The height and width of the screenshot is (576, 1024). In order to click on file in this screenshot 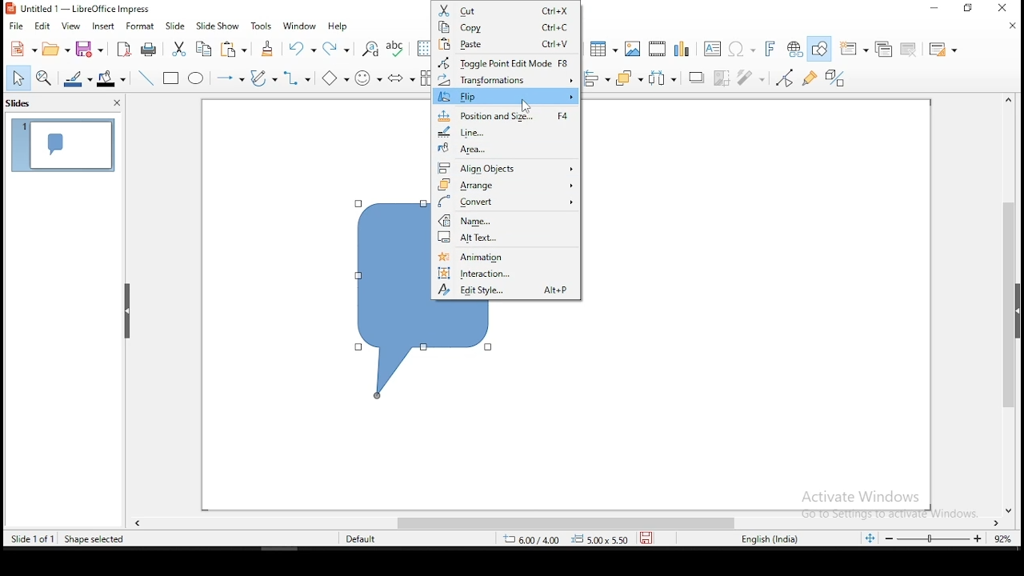, I will do `click(15, 26)`.